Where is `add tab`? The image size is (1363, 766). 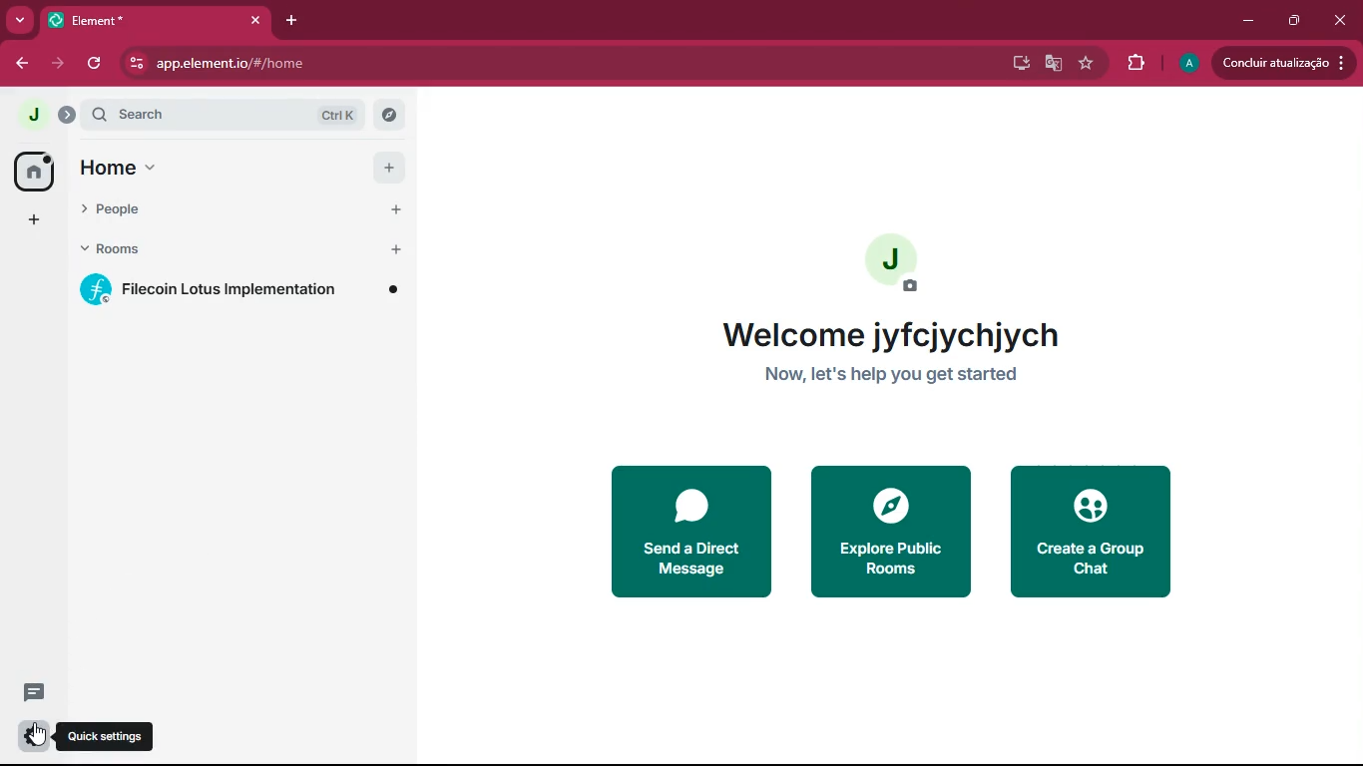 add tab is located at coordinates (293, 20).